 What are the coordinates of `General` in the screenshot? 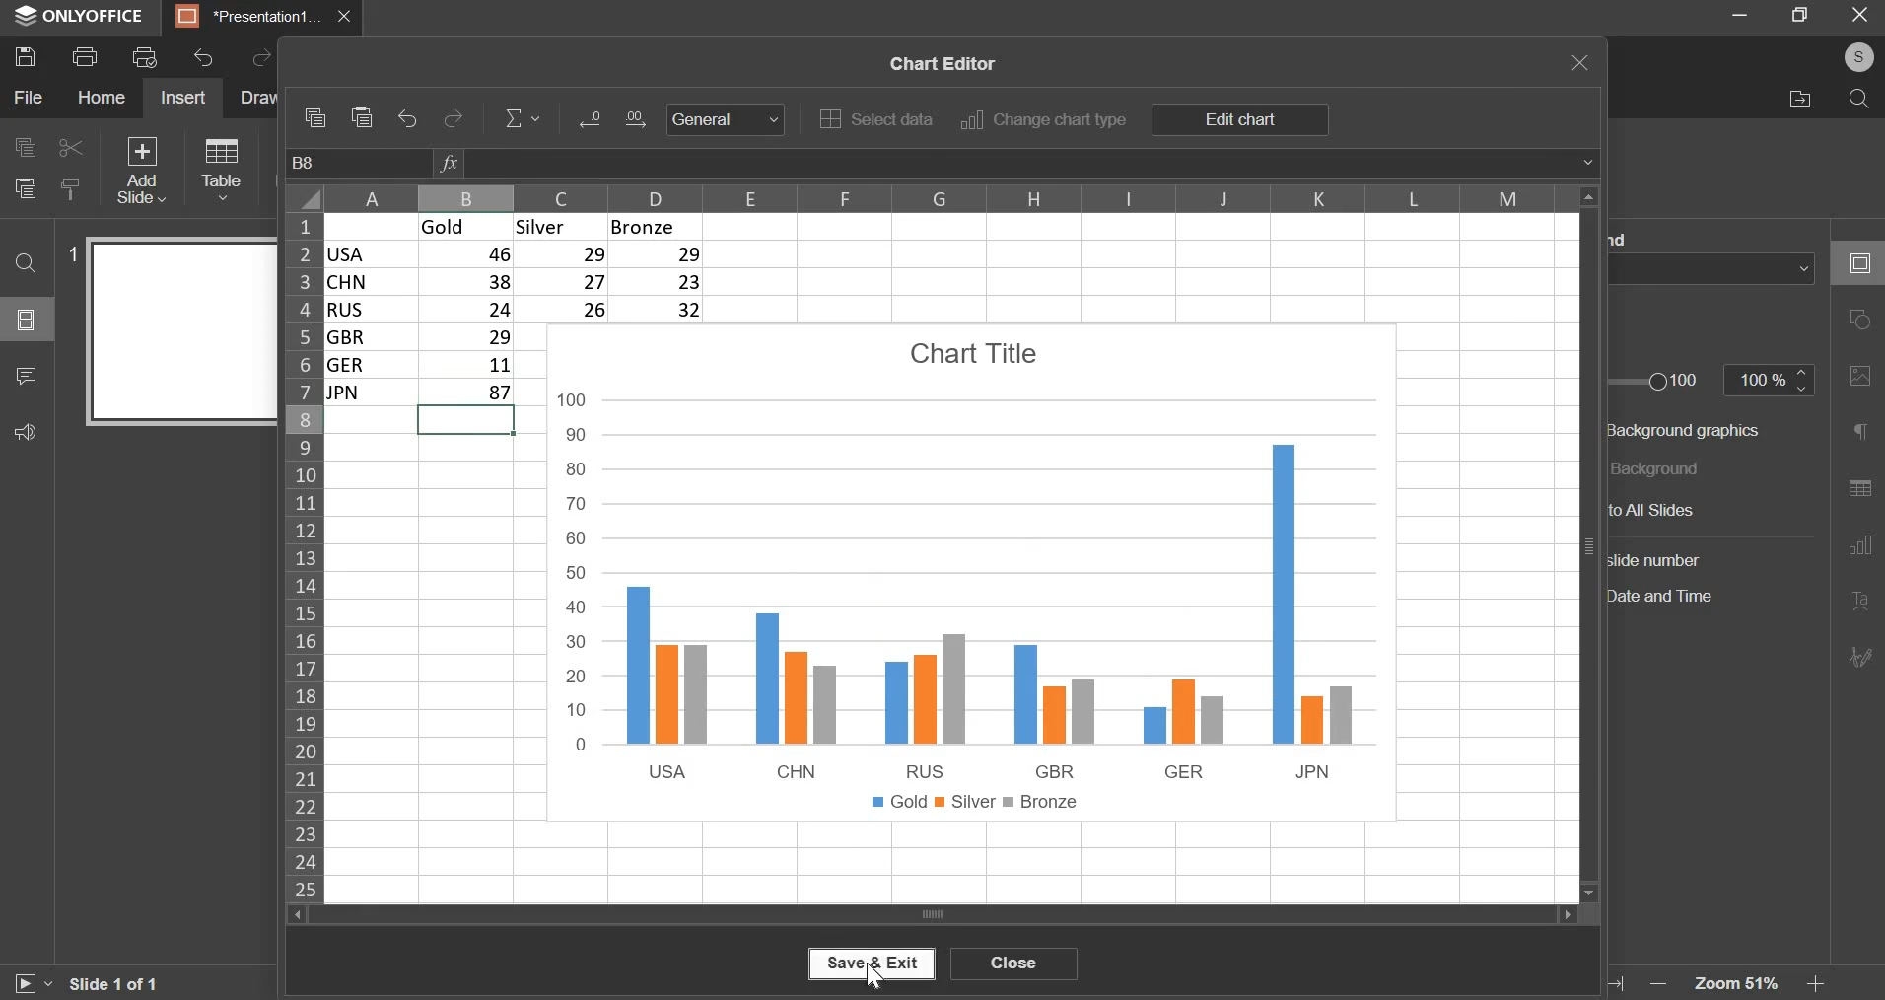 It's located at (725, 118).